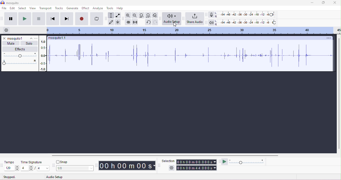  Describe the element at coordinates (24, 18) in the screenshot. I see `play` at that location.